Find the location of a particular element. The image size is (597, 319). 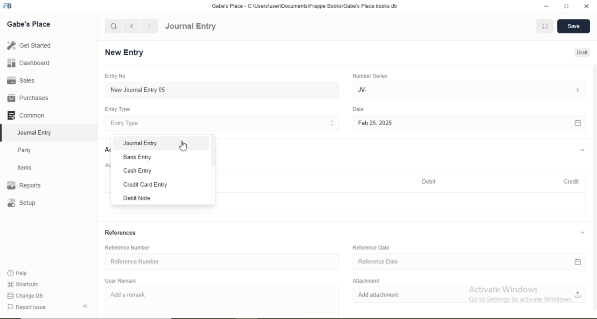

Journal Entry is located at coordinates (158, 143).